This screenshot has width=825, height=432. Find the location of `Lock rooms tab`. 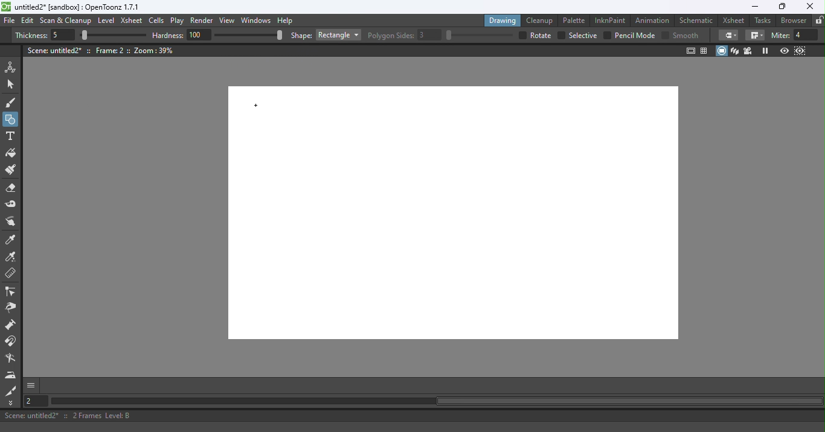

Lock rooms tab is located at coordinates (819, 21).